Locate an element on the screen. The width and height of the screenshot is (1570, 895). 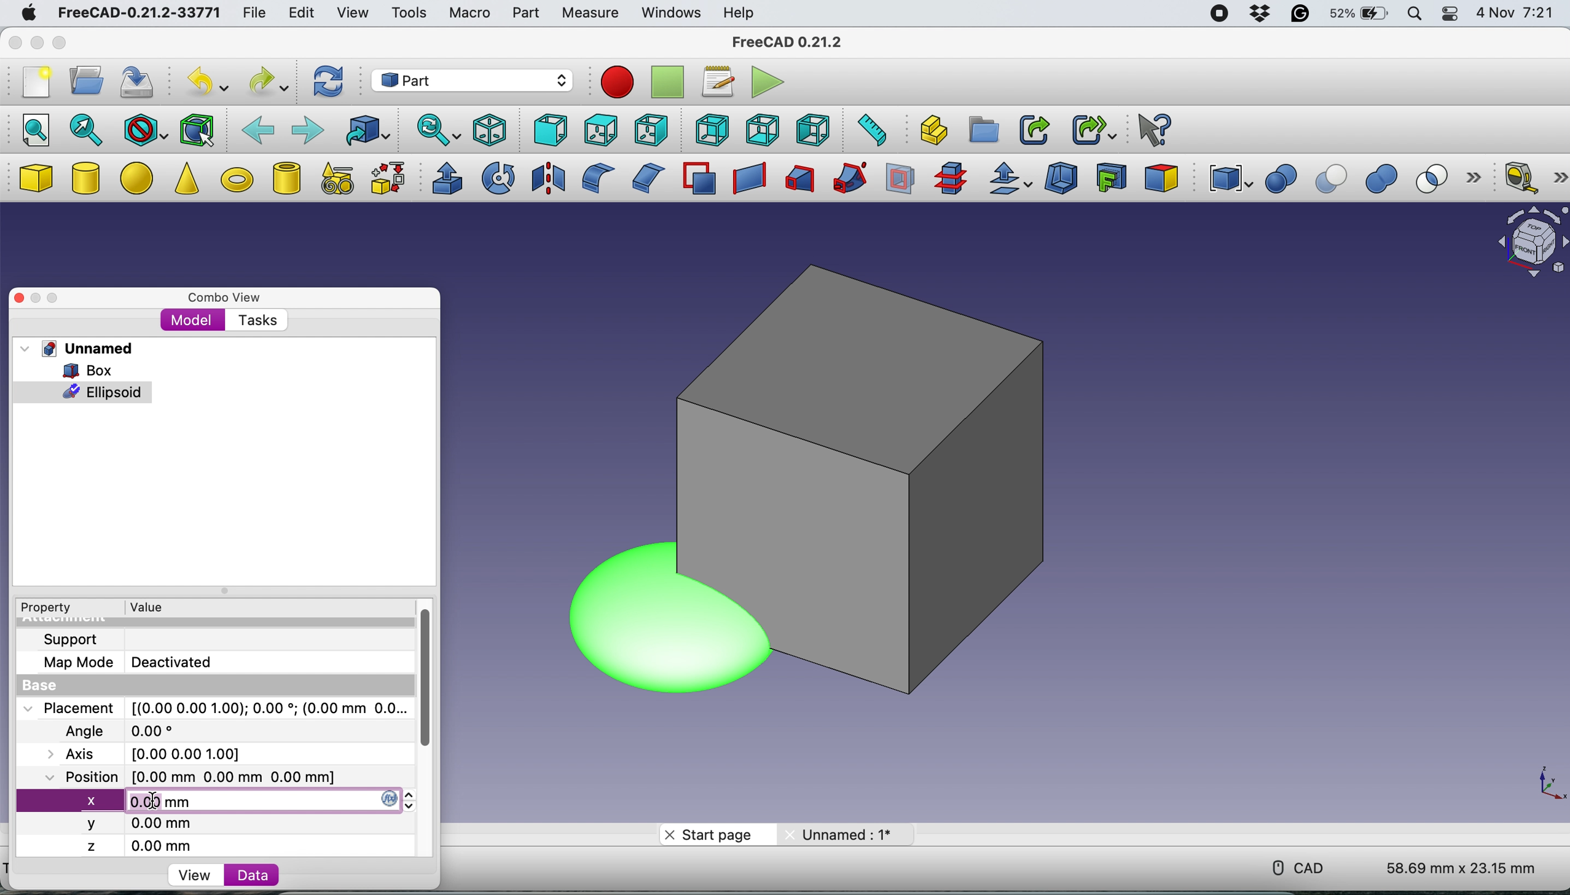
make link is located at coordinates (1034, 129).